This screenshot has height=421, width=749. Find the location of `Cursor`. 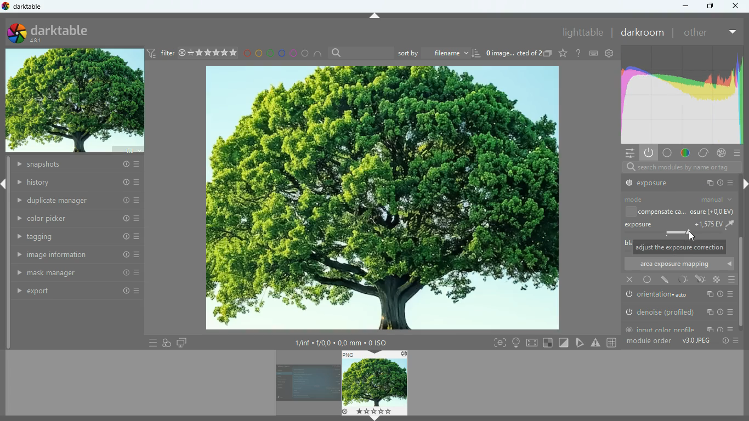

Cursor is located at coordinates (692, 238).